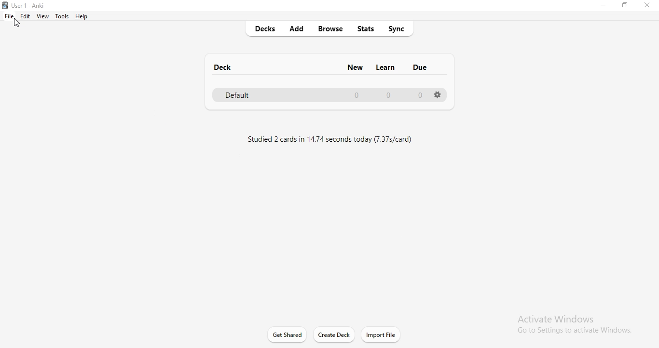 This screenshot has height=348, width=659. What do you see at coordinates (368, 28) in the screenshot?
I see `stats` at bounding box center [368, 28].